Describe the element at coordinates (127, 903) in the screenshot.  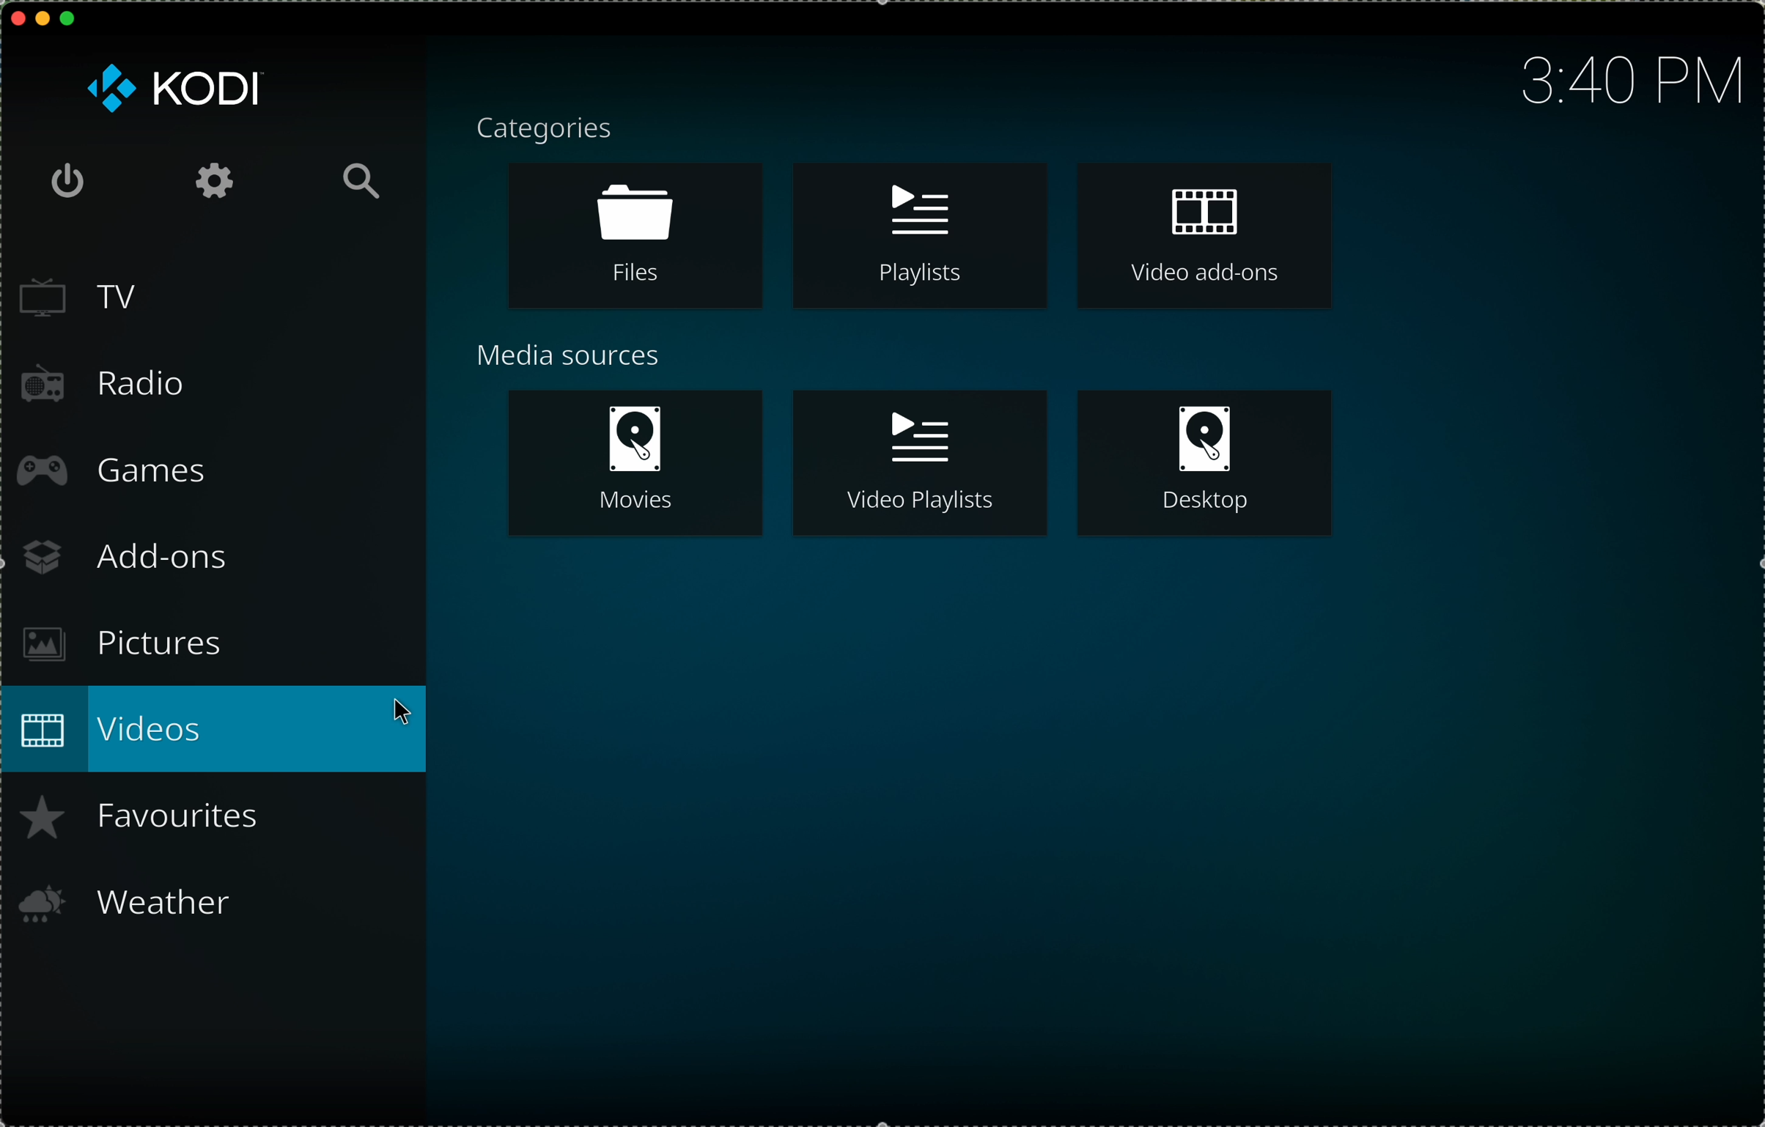
I see `weather` at that location.